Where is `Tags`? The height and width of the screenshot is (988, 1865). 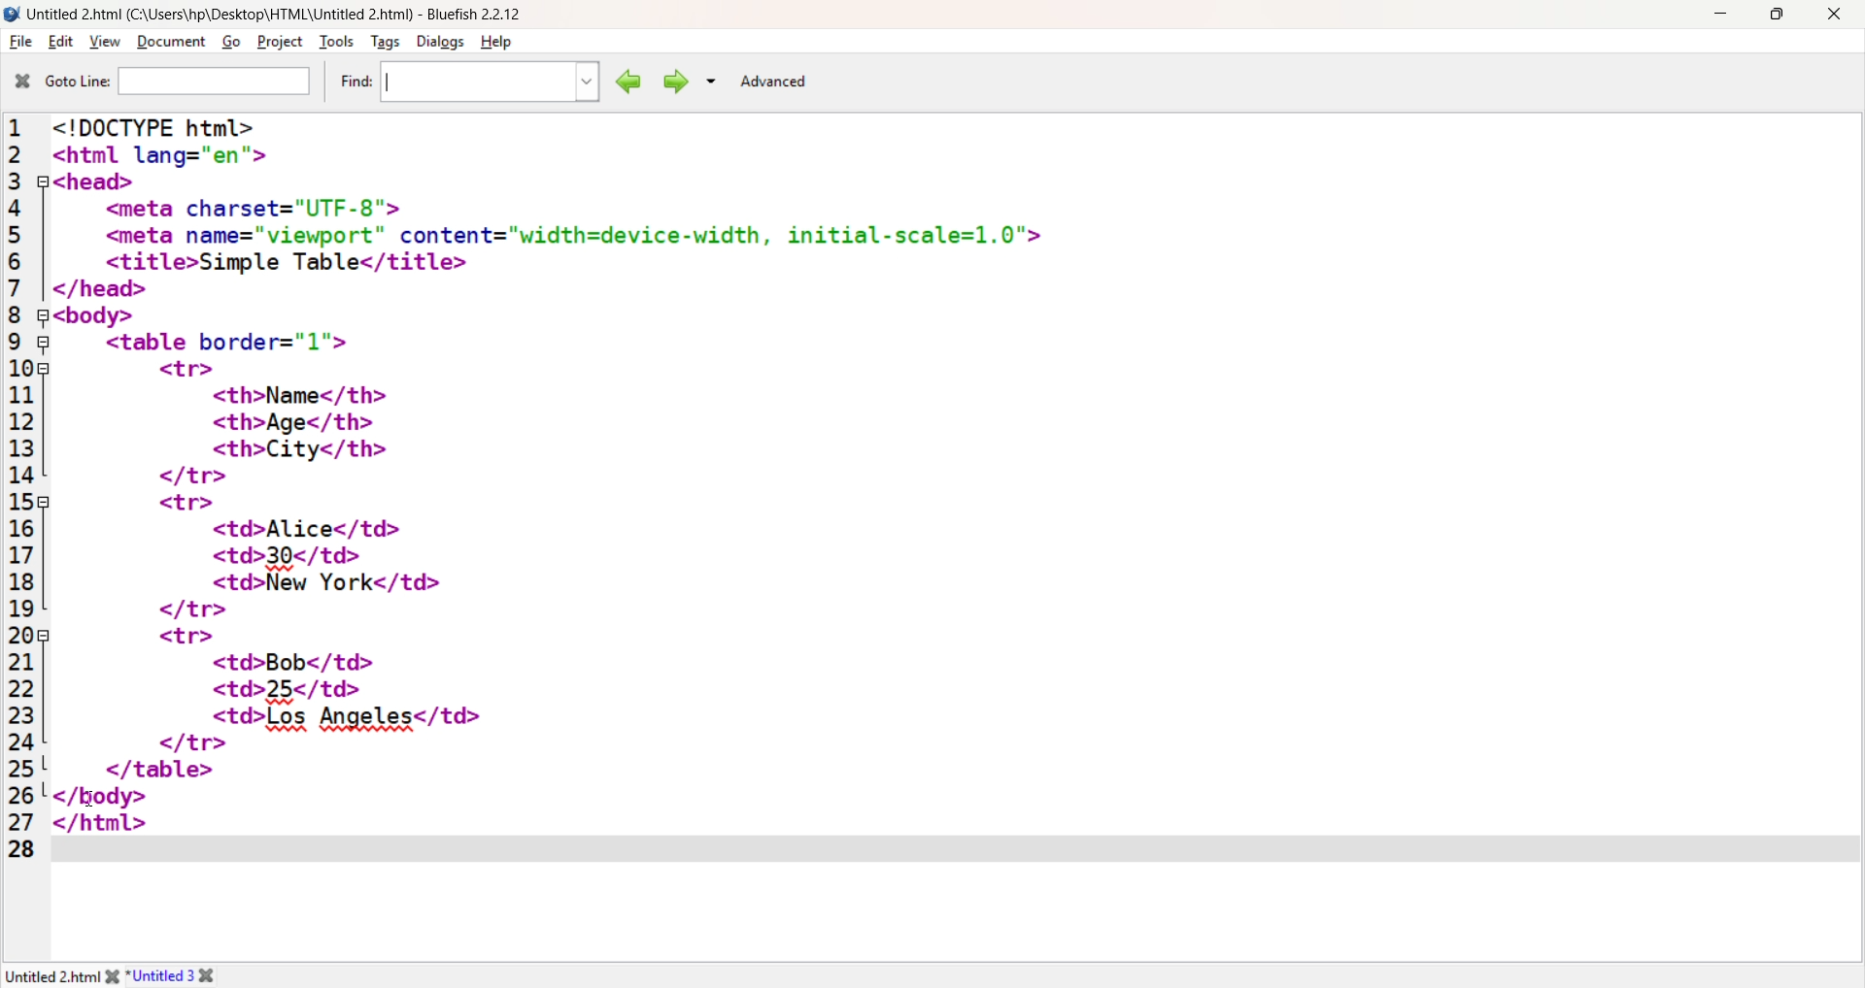 Tags is located at coordinates (383, 42).